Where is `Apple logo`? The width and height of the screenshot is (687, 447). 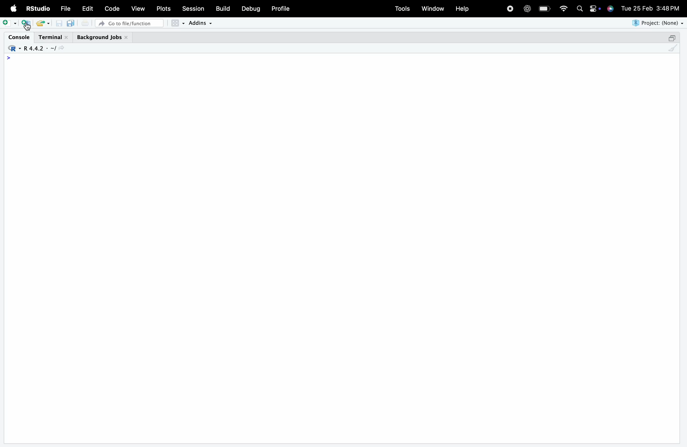
Apple logo is located at coordinates (14, 8).